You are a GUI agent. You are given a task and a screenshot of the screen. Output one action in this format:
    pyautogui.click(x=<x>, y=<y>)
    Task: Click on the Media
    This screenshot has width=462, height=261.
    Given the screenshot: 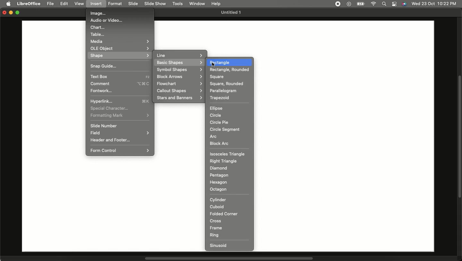 What is the action you would take?
    pyautogui.click(x=119, y=41)
    